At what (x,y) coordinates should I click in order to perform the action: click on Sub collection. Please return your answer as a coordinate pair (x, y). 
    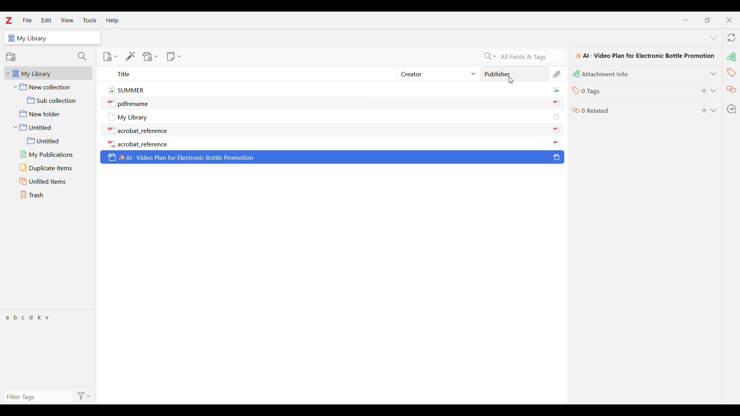
    Looking at the image, I should click on (48, 100).